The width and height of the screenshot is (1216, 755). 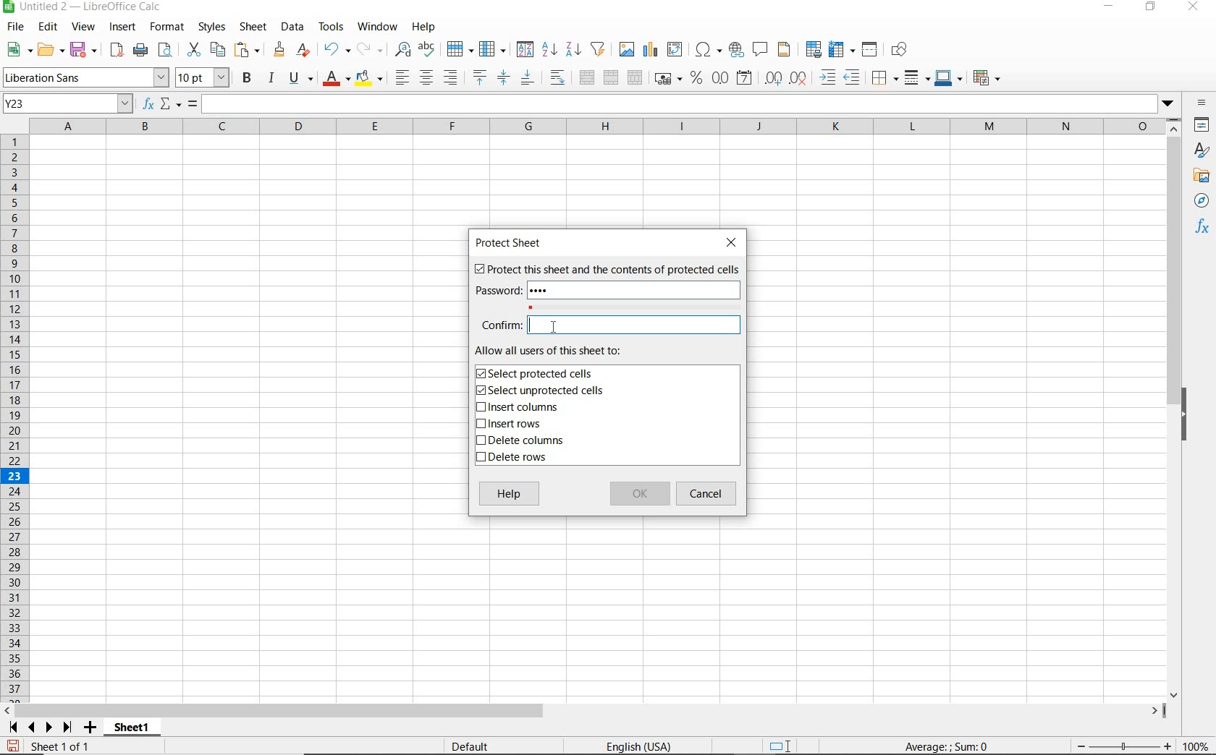 What do you see at coordinates (573, 50) in the screenshot?
I see `SORT DESCENDING` at bounding box center [573, 50].